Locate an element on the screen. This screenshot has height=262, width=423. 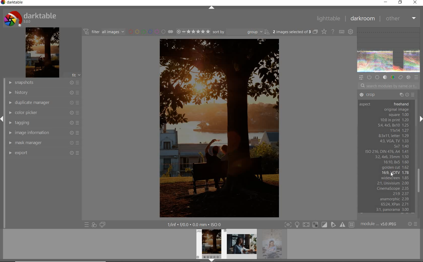
65:24 XPan 2.71 is located at coordinates (386, 204).